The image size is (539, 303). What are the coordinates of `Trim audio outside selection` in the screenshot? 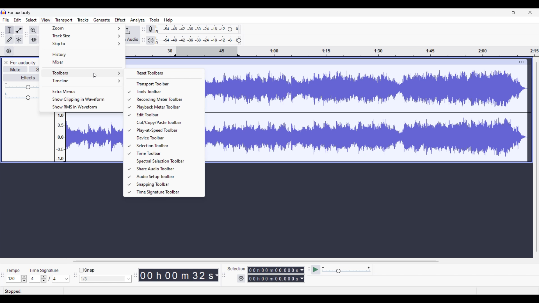 It's located at (33, 40).